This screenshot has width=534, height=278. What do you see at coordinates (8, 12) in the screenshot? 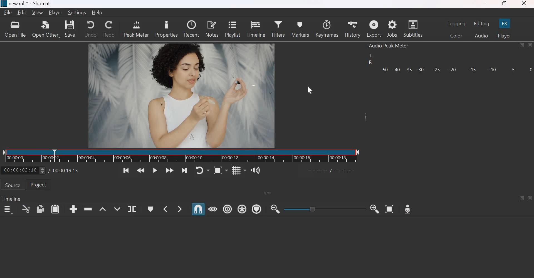
I see `File` at bounding box center [8, 12].